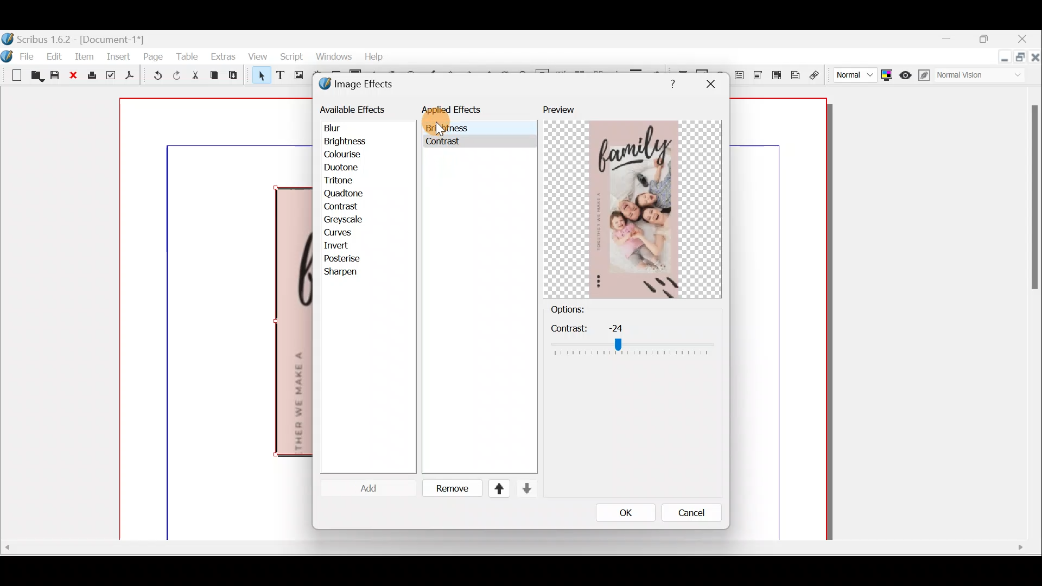 The height and width of the screenshot is (586, 1042). Describe the element at coordinates (35, 77) in the screenshot. I see `Open` at that location.